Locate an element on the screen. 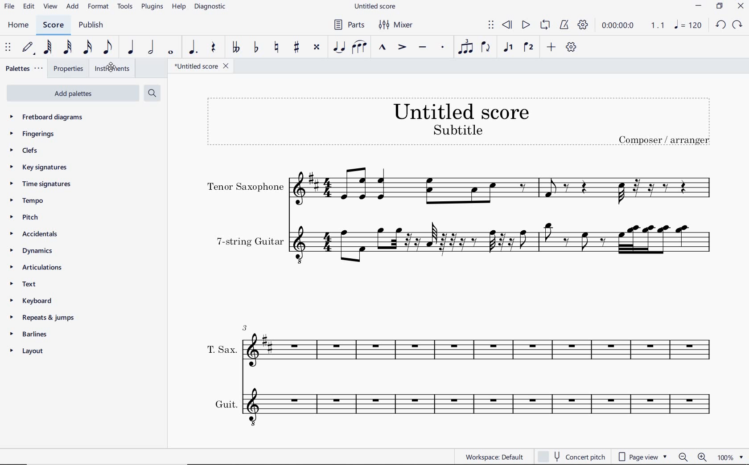 The height and width of the screenshot is (465, 749). FILE NAME is located at coordinates (198, 67).